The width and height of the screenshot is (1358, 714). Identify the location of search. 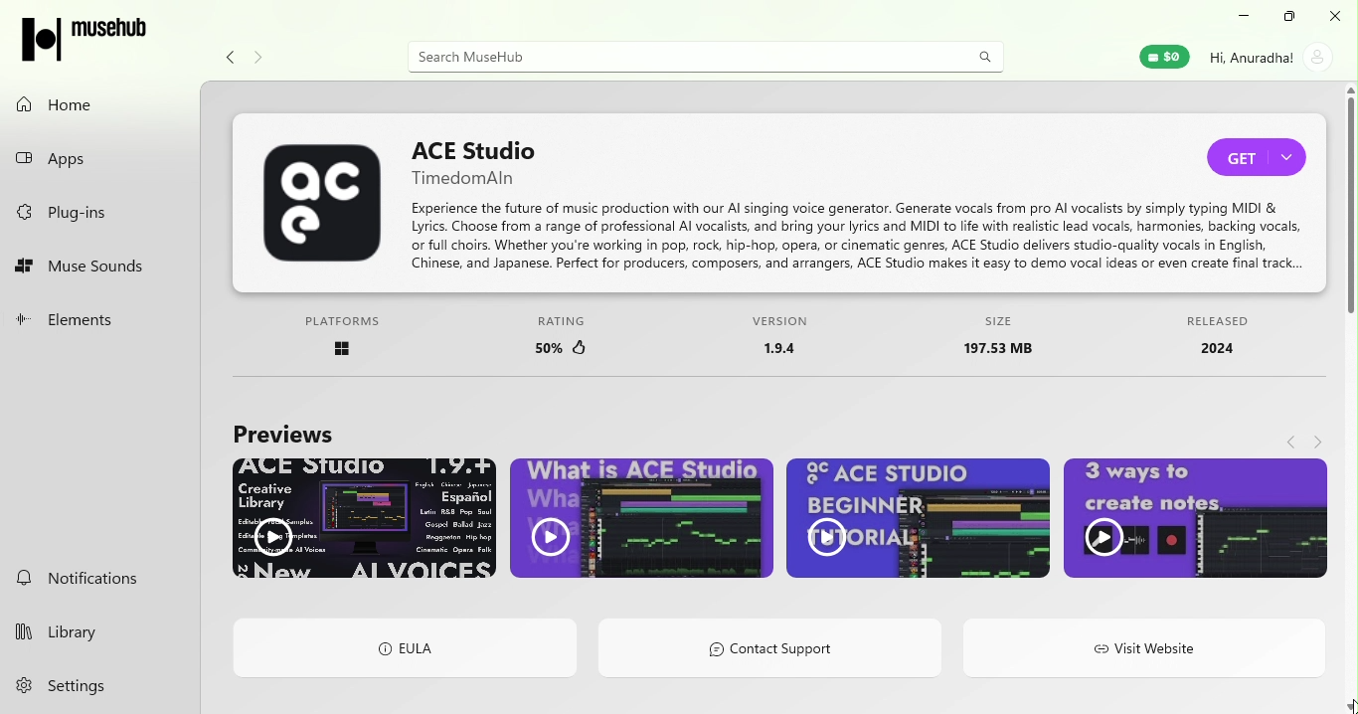
(981, 56).